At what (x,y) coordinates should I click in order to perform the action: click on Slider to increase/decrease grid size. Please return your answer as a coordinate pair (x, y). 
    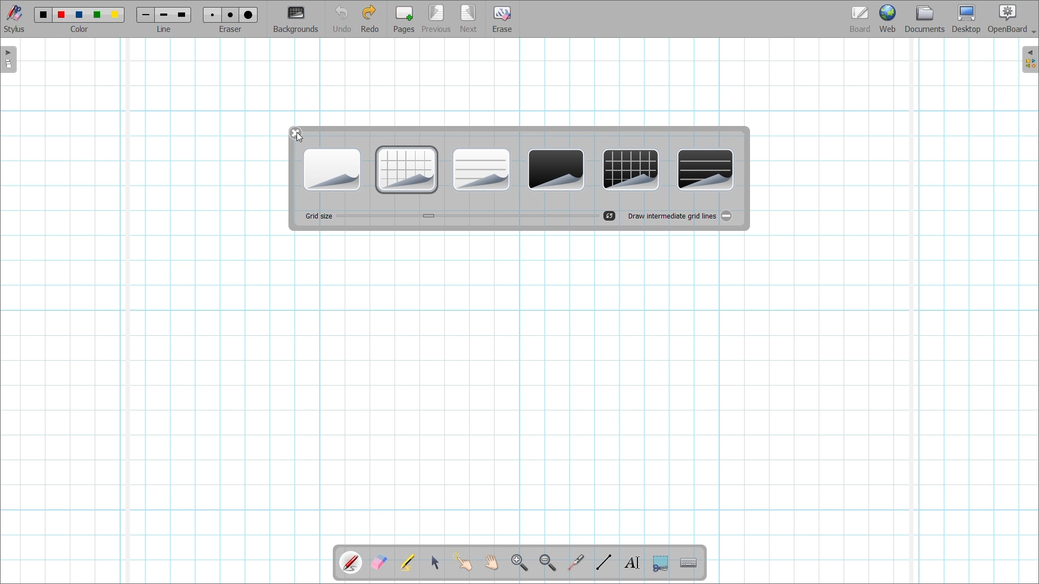
    Looking at the image, I should click on (467, 216).